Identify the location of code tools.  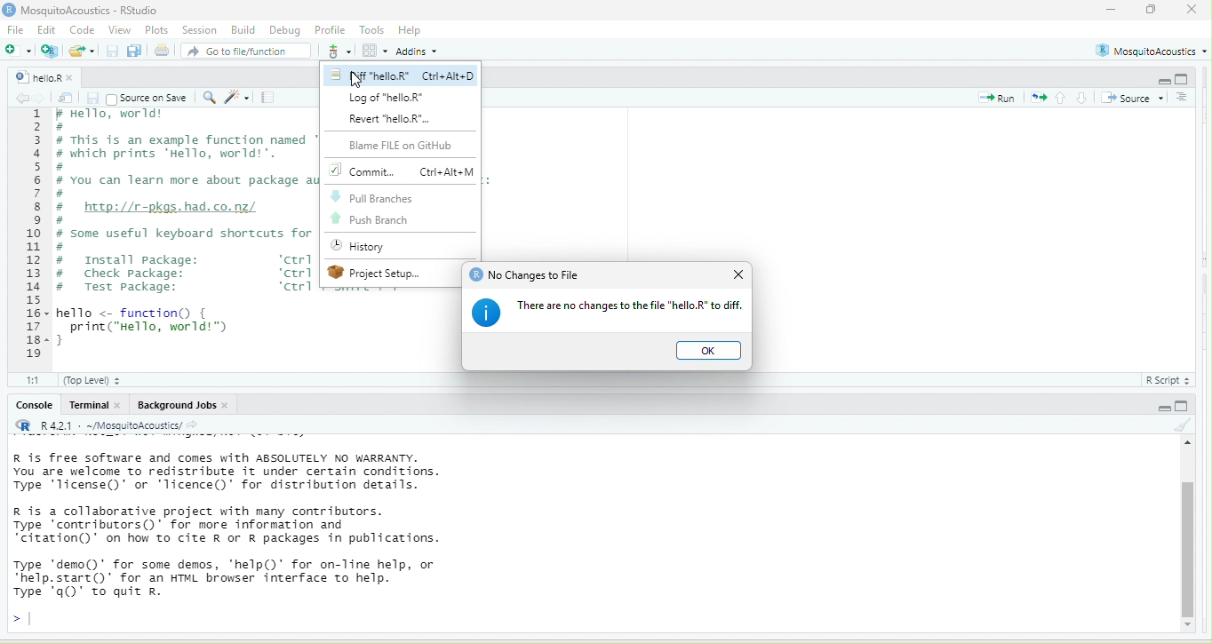
(239, 99).